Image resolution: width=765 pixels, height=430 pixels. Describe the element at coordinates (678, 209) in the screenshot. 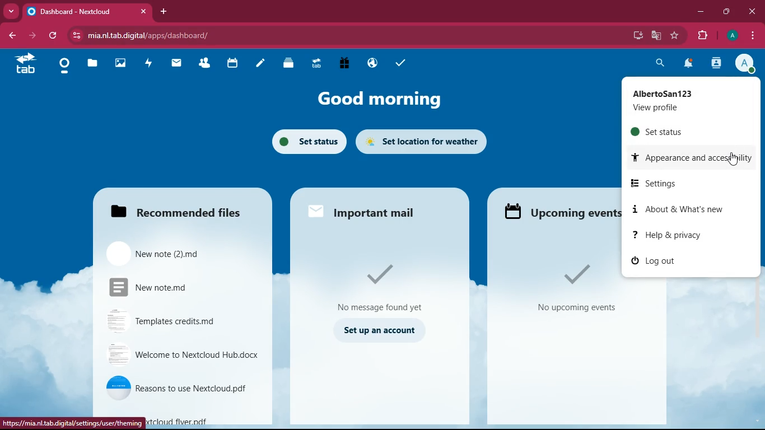

I see `about` at that location.